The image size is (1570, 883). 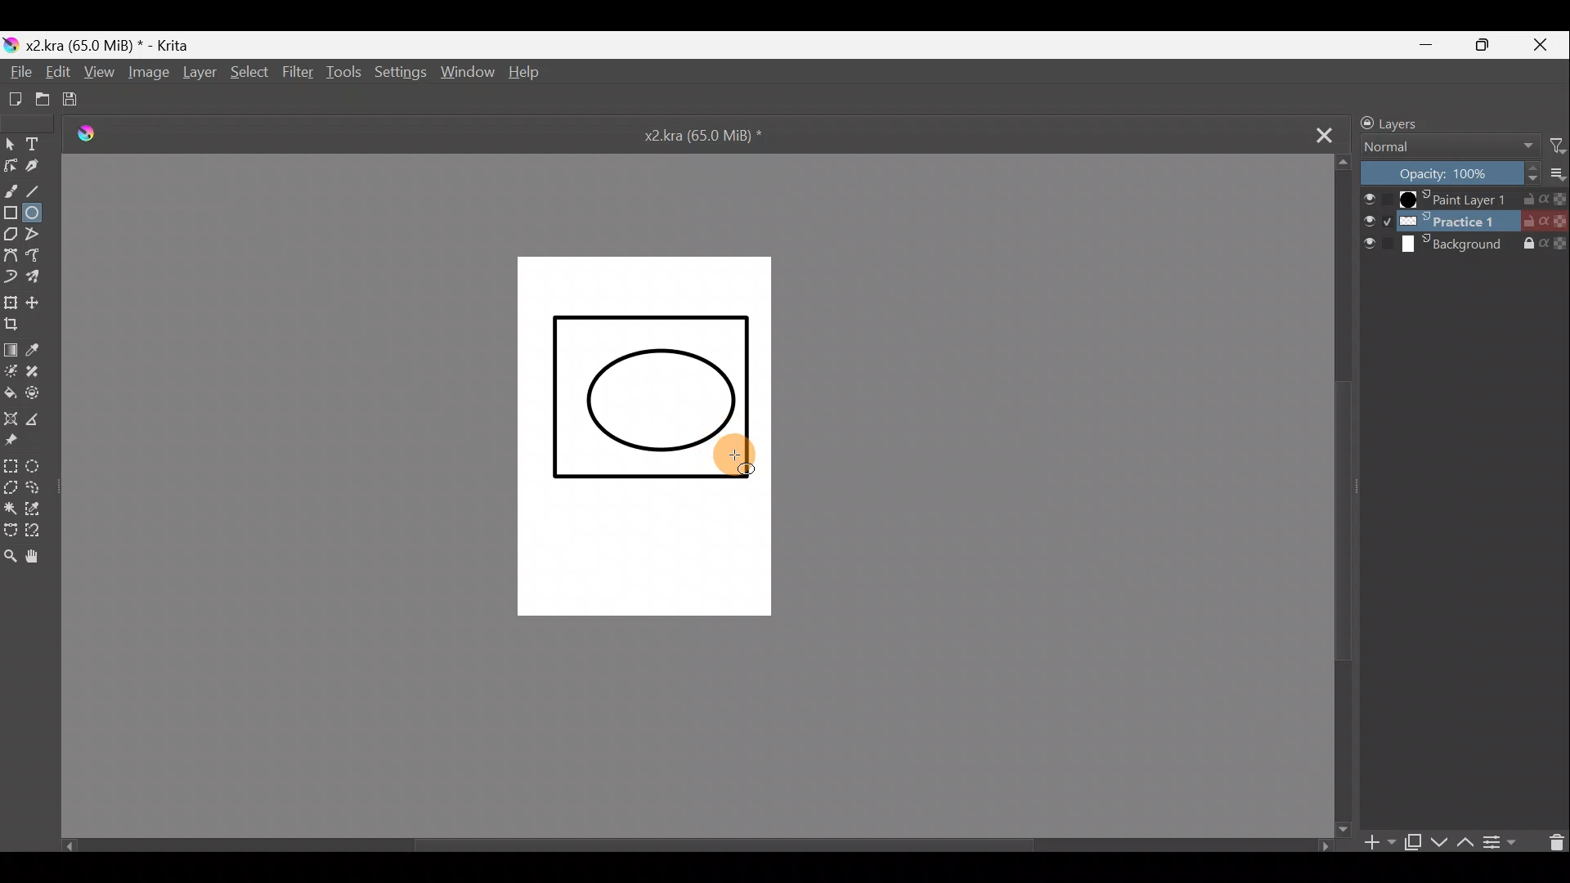 I want to click on Bezier curve selection tool, so click(x=10, y=529).